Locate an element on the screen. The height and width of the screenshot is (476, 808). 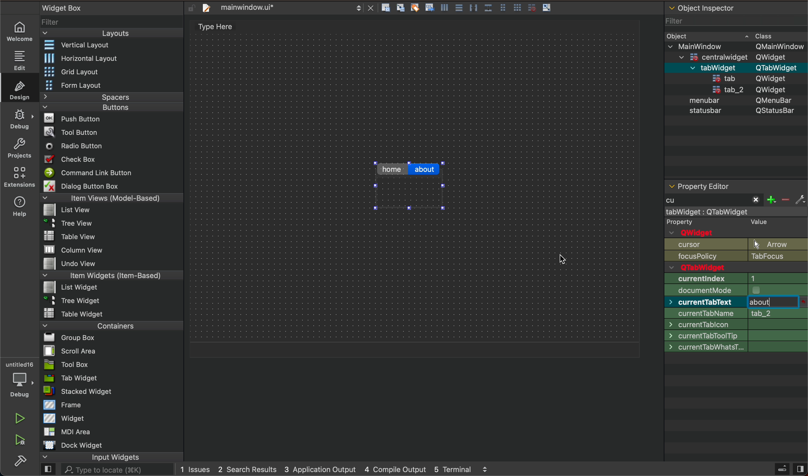
QMenubar is located at coordinates (769, 101).